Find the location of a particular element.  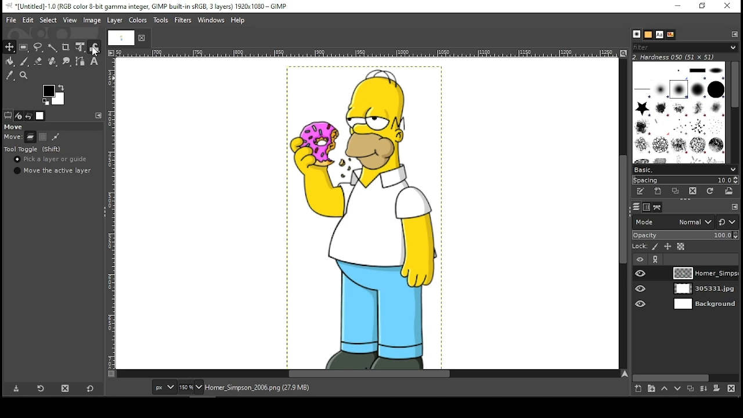

create a new layer group is located at coordinates (652, 390).